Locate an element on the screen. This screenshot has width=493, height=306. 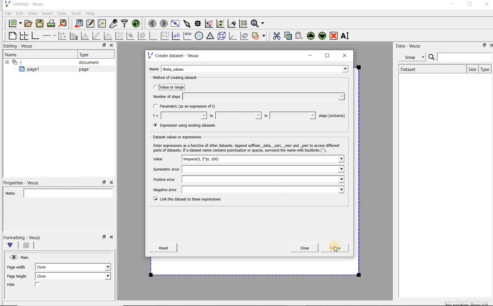
text label is located at coordinates (177, 35).